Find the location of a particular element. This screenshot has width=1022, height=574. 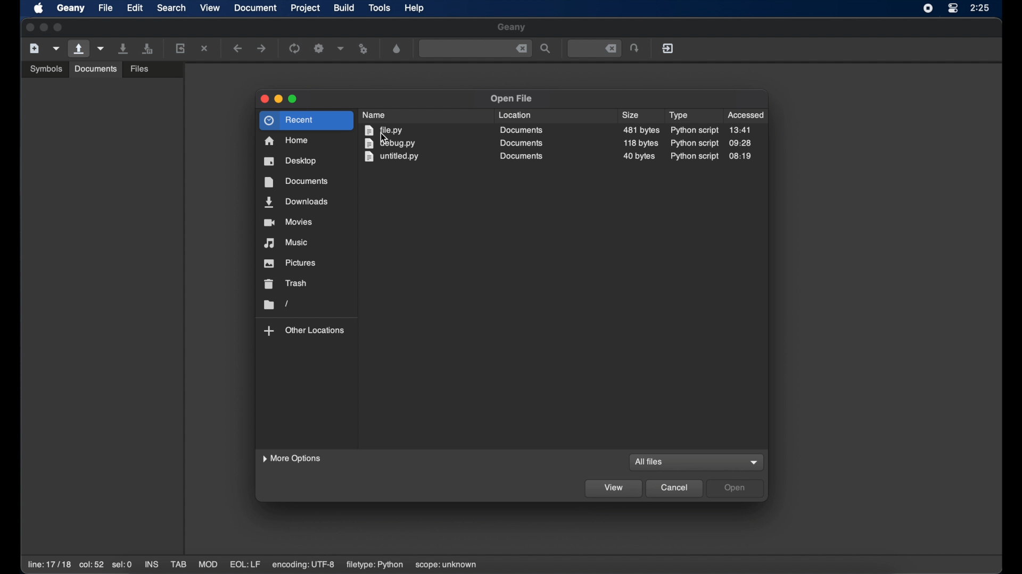

documents is located at coordinates (523, 130).